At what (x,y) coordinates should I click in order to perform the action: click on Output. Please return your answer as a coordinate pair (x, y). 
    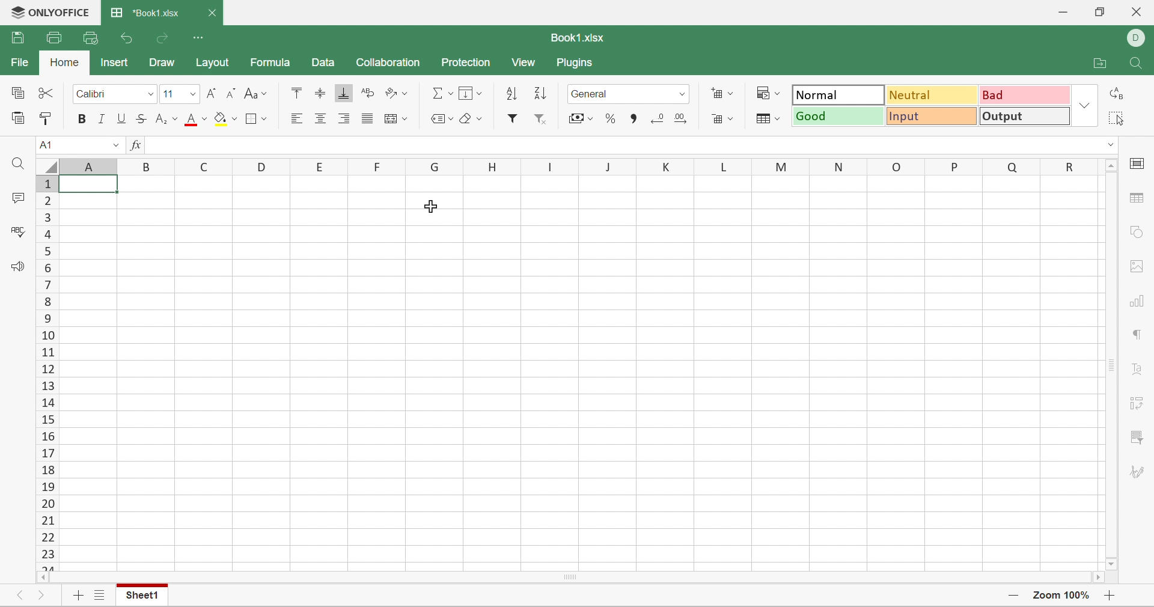
    Looking at the image, I should click on (1023, 115).